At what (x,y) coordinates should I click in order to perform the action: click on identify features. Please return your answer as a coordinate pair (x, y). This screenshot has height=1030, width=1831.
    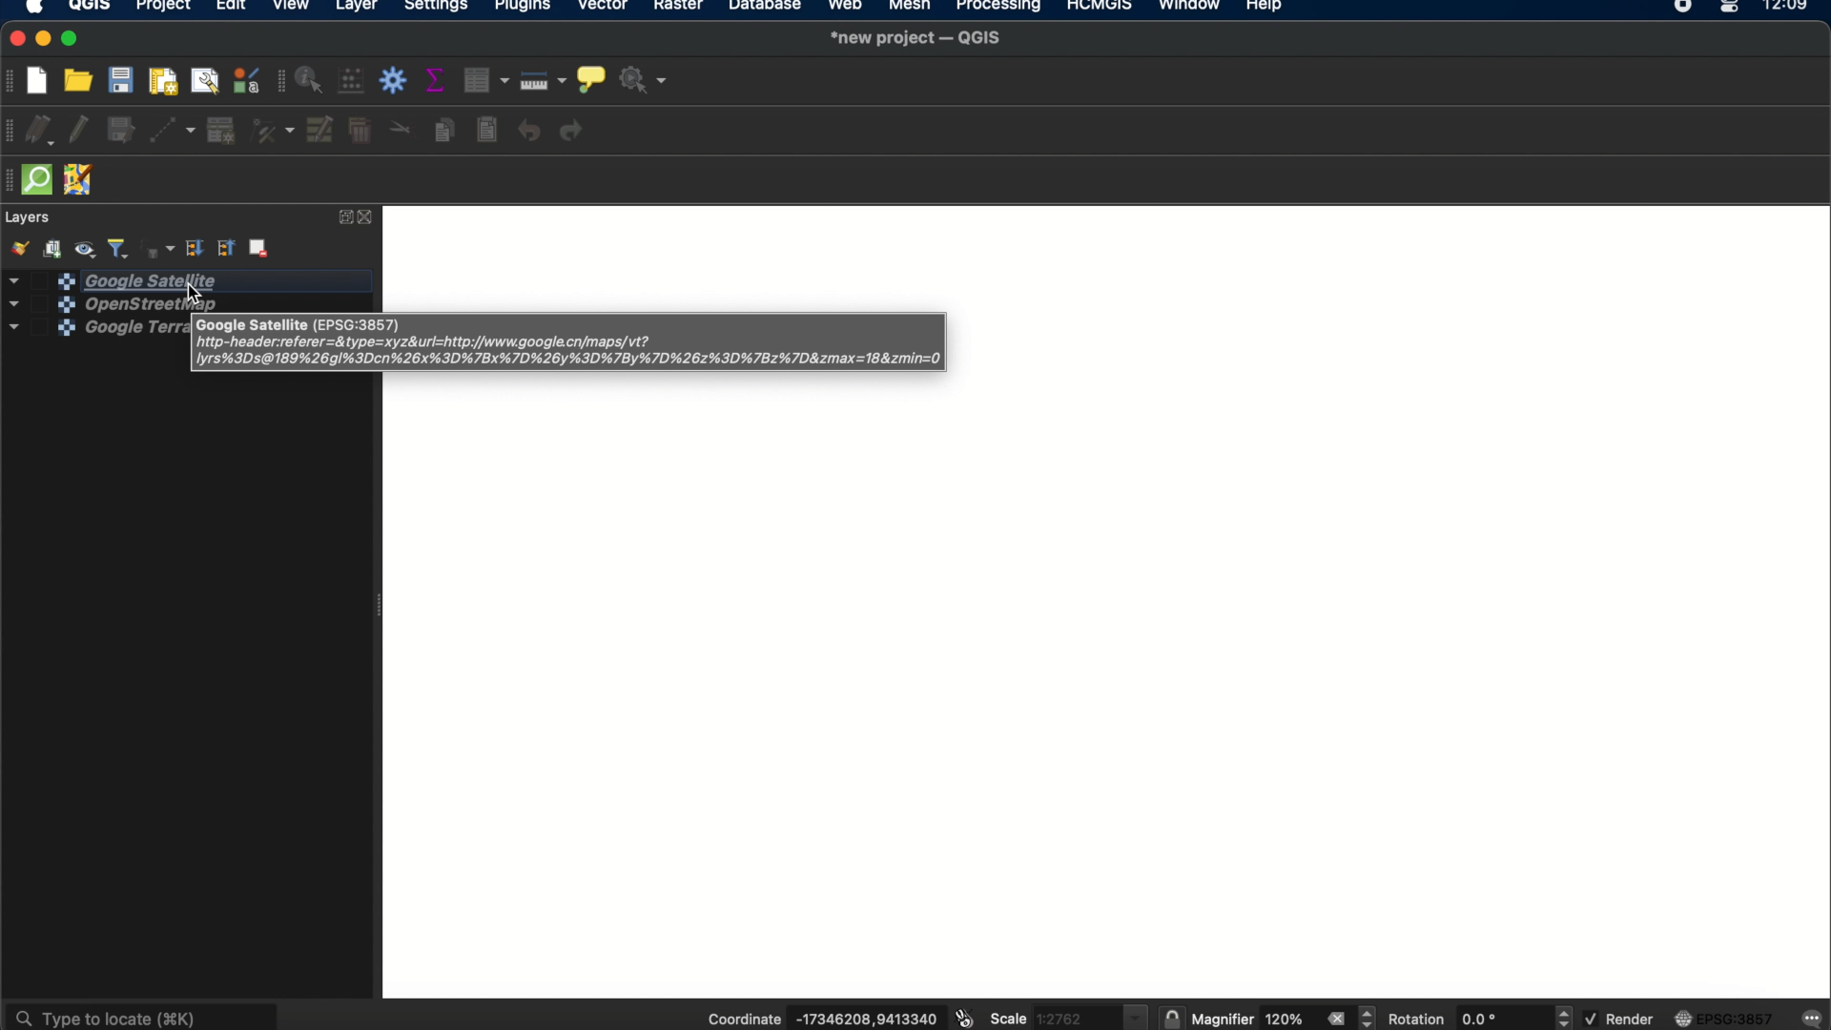
    Looking at the image, I should click on (312, 80).